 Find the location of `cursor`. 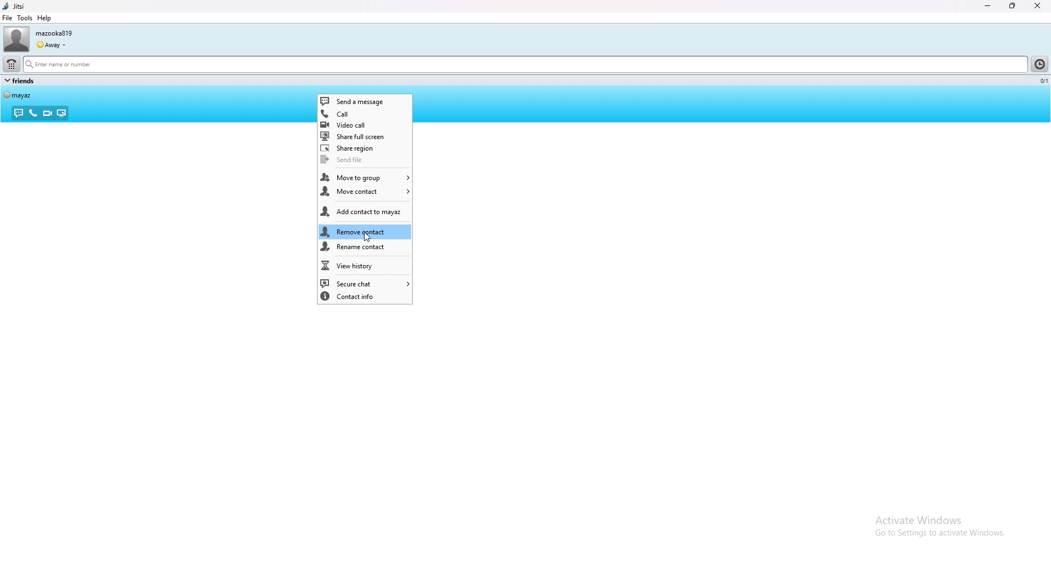

cursor is located at coordinates (367, 239).